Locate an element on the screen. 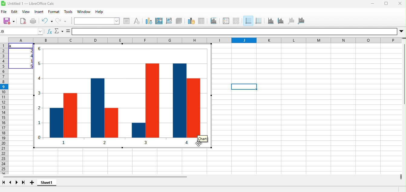 The height and width of the screenshot is (192, 406). a is located at coordinates (11, 46).